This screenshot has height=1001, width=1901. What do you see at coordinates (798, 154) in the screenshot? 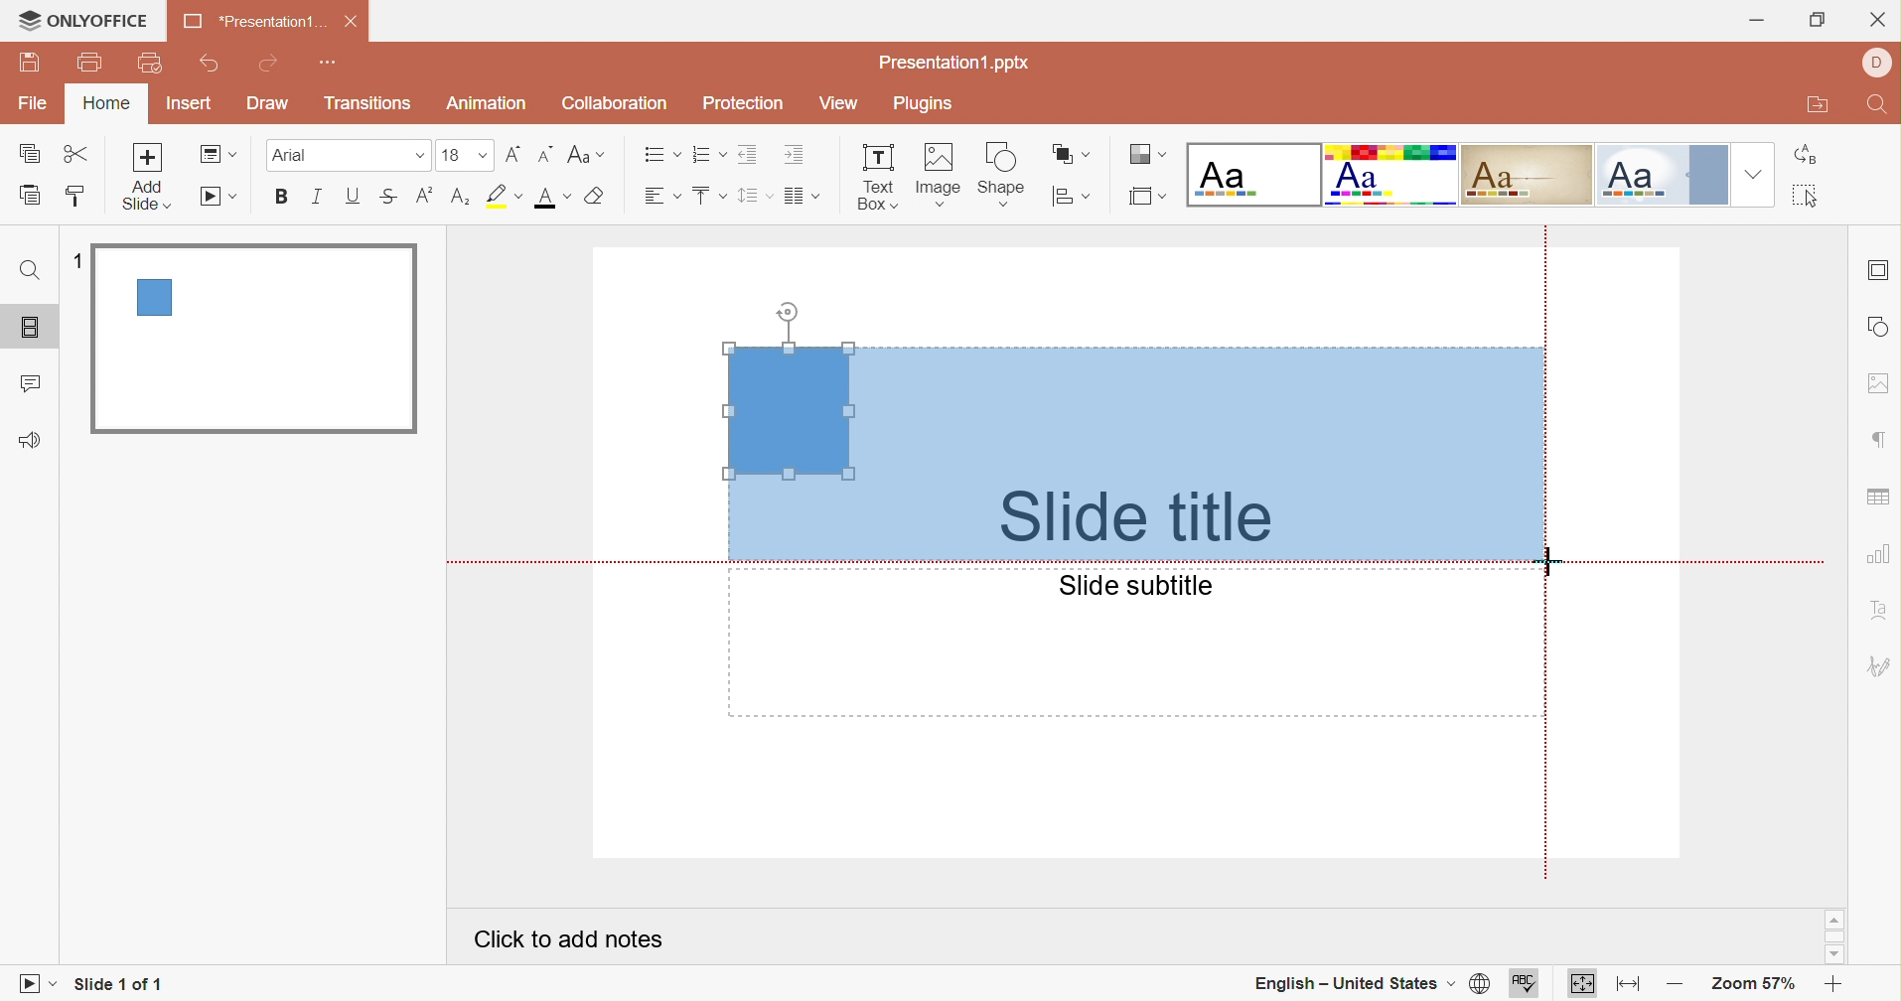
I see `Increase indent` at bounding box center [798, 154].